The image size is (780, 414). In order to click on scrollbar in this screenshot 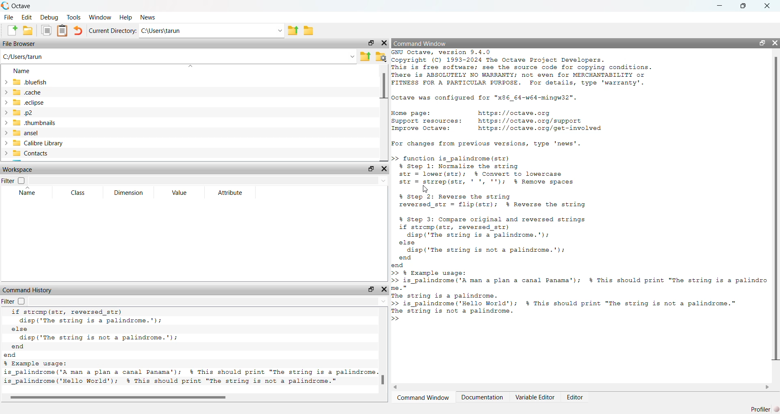, I will do `click(115, 397)`.